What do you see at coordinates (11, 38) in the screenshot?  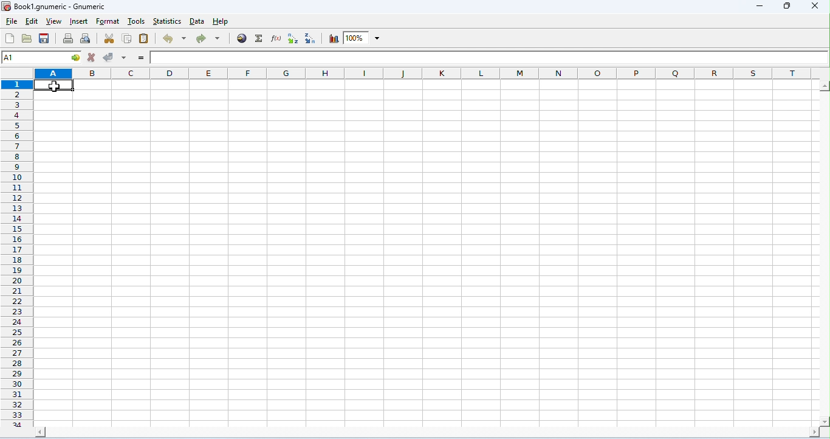 I see `new` at bounding box center [11, 38].